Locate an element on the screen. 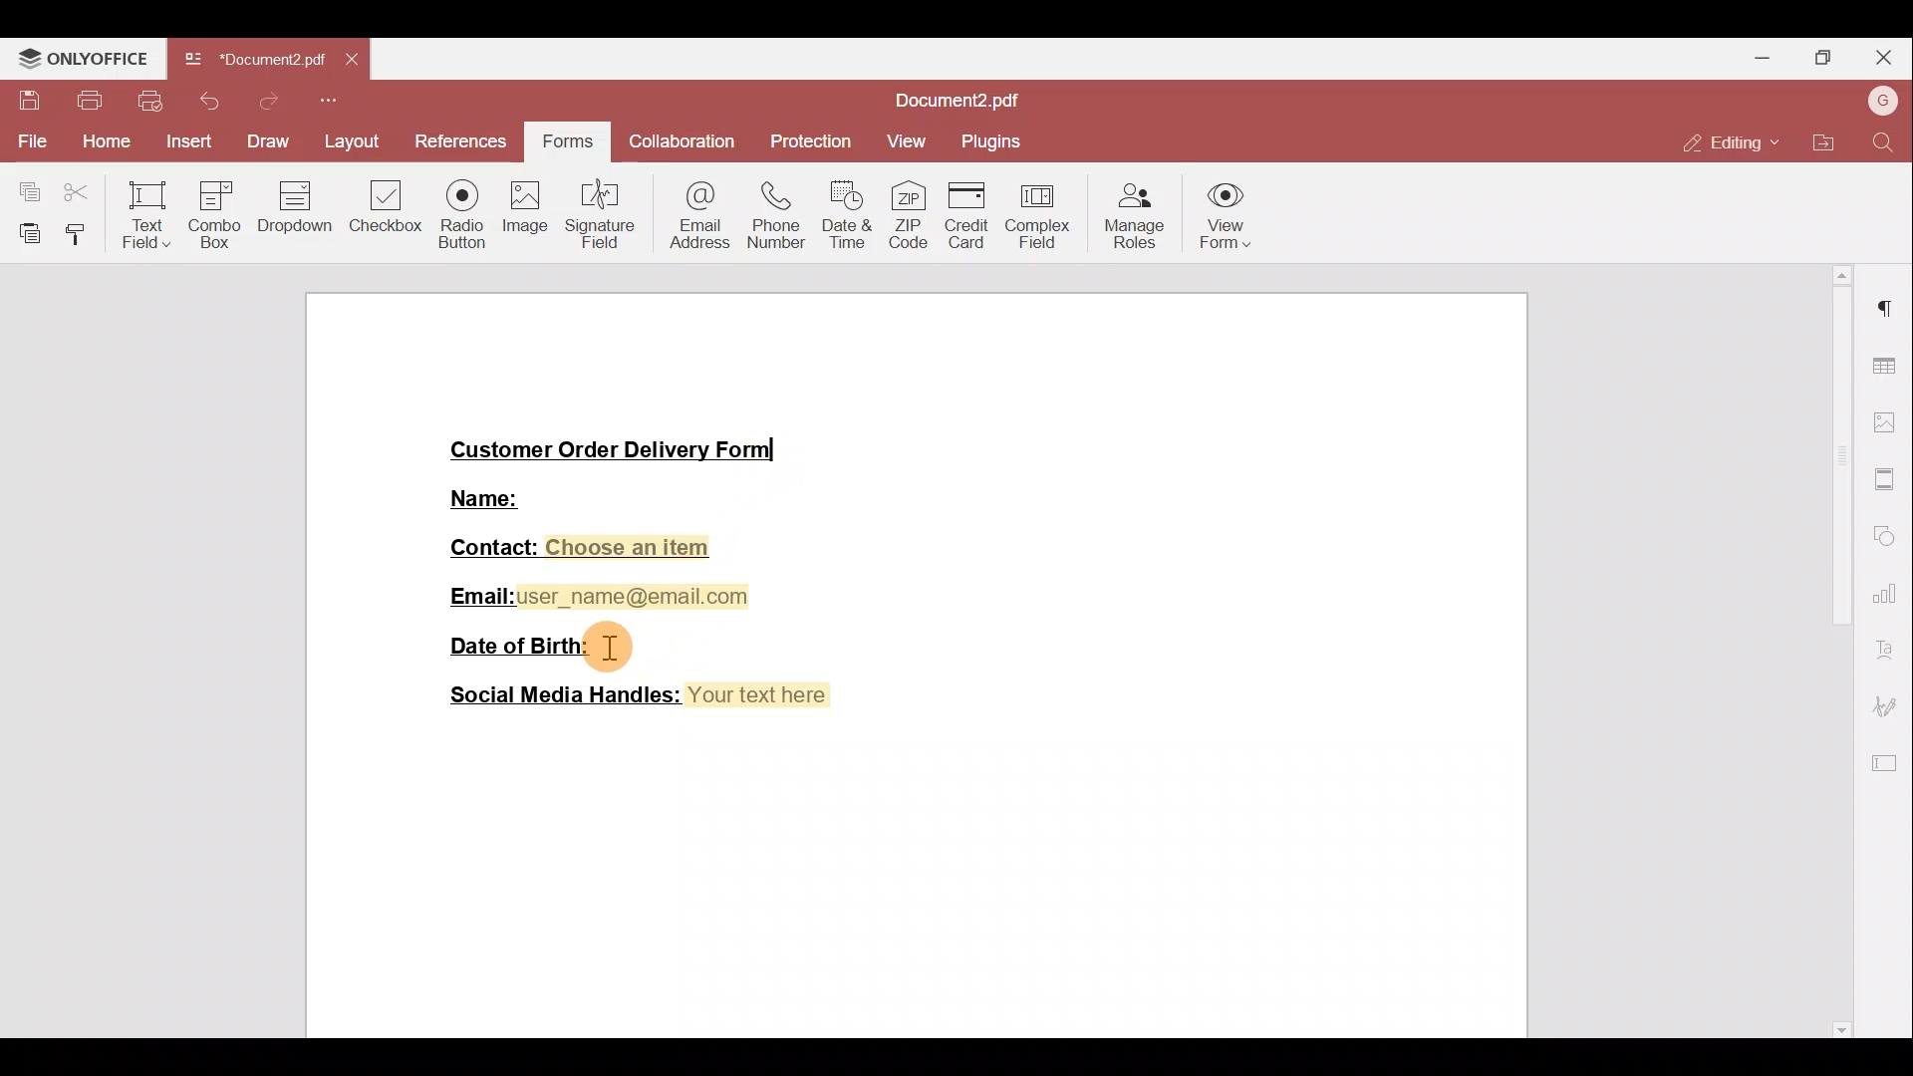 The image size is (1913, 1076). Dropdown is located at coordinates (297, 211).